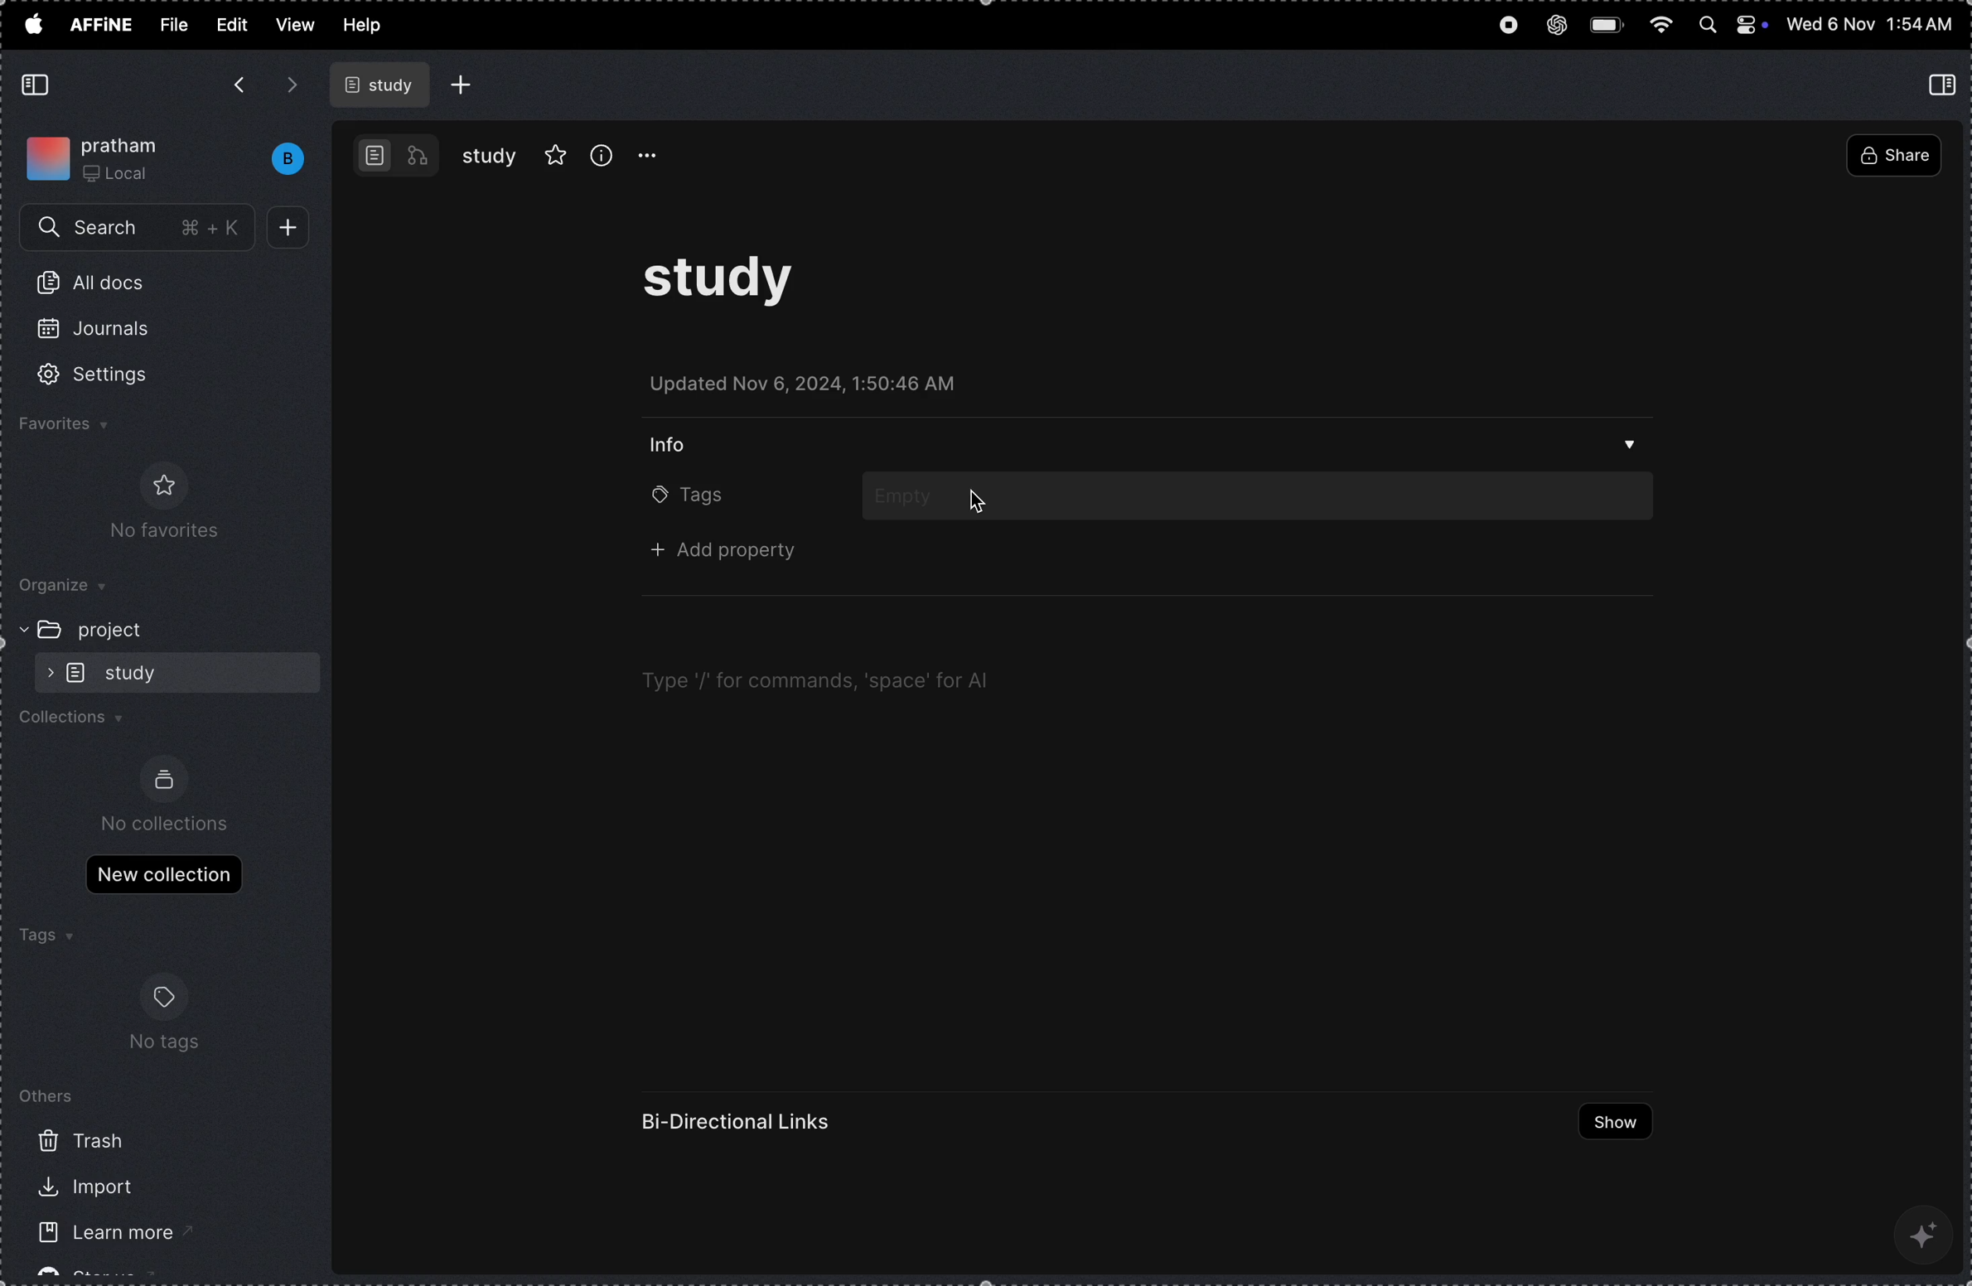 Image resolution: width=1972 pixels, height=1286 pixels. Describe the element at coordinates (168, 1046) in the screenshot. I see `no tags` at that location.